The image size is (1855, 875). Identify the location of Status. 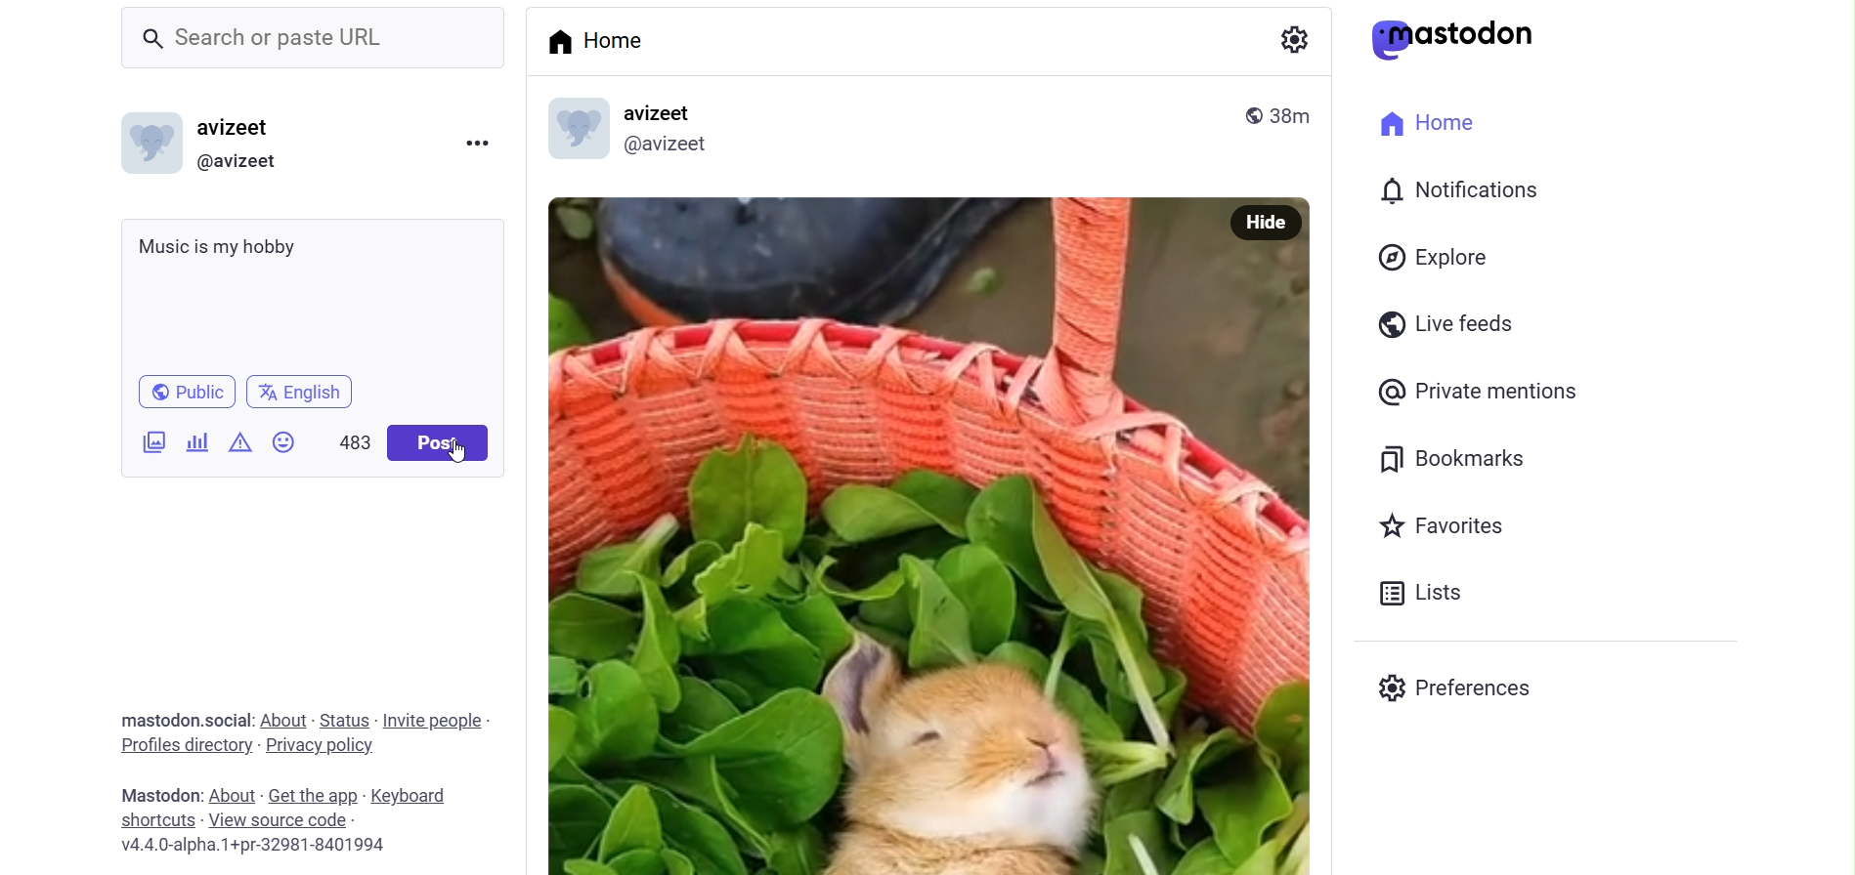
(345, 721).